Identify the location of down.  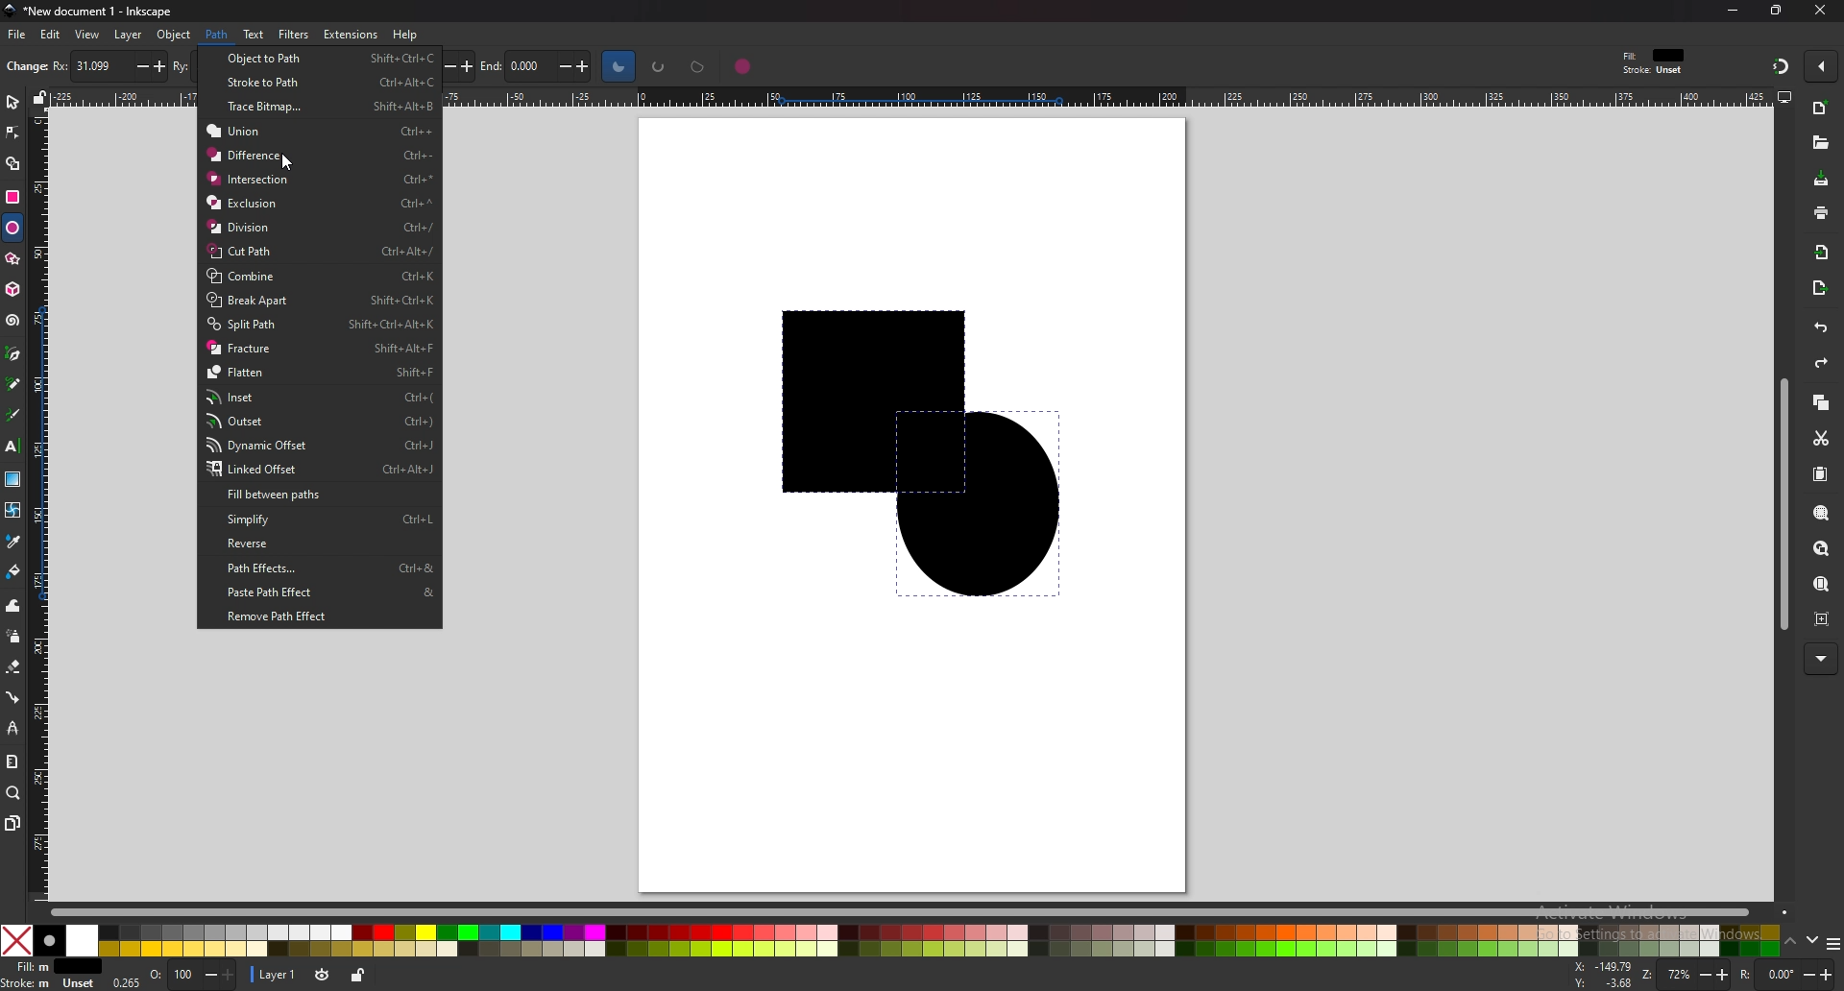
(1814, 943).